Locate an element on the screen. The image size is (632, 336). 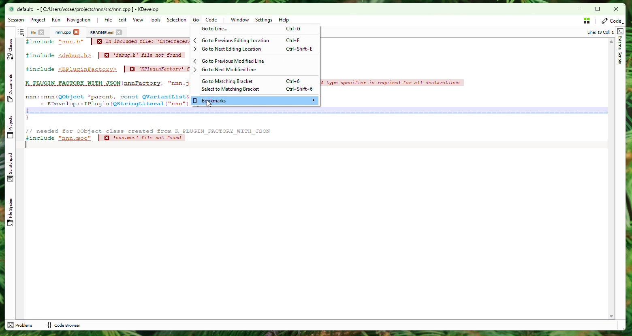
Run is located at coordinates (56, 19).